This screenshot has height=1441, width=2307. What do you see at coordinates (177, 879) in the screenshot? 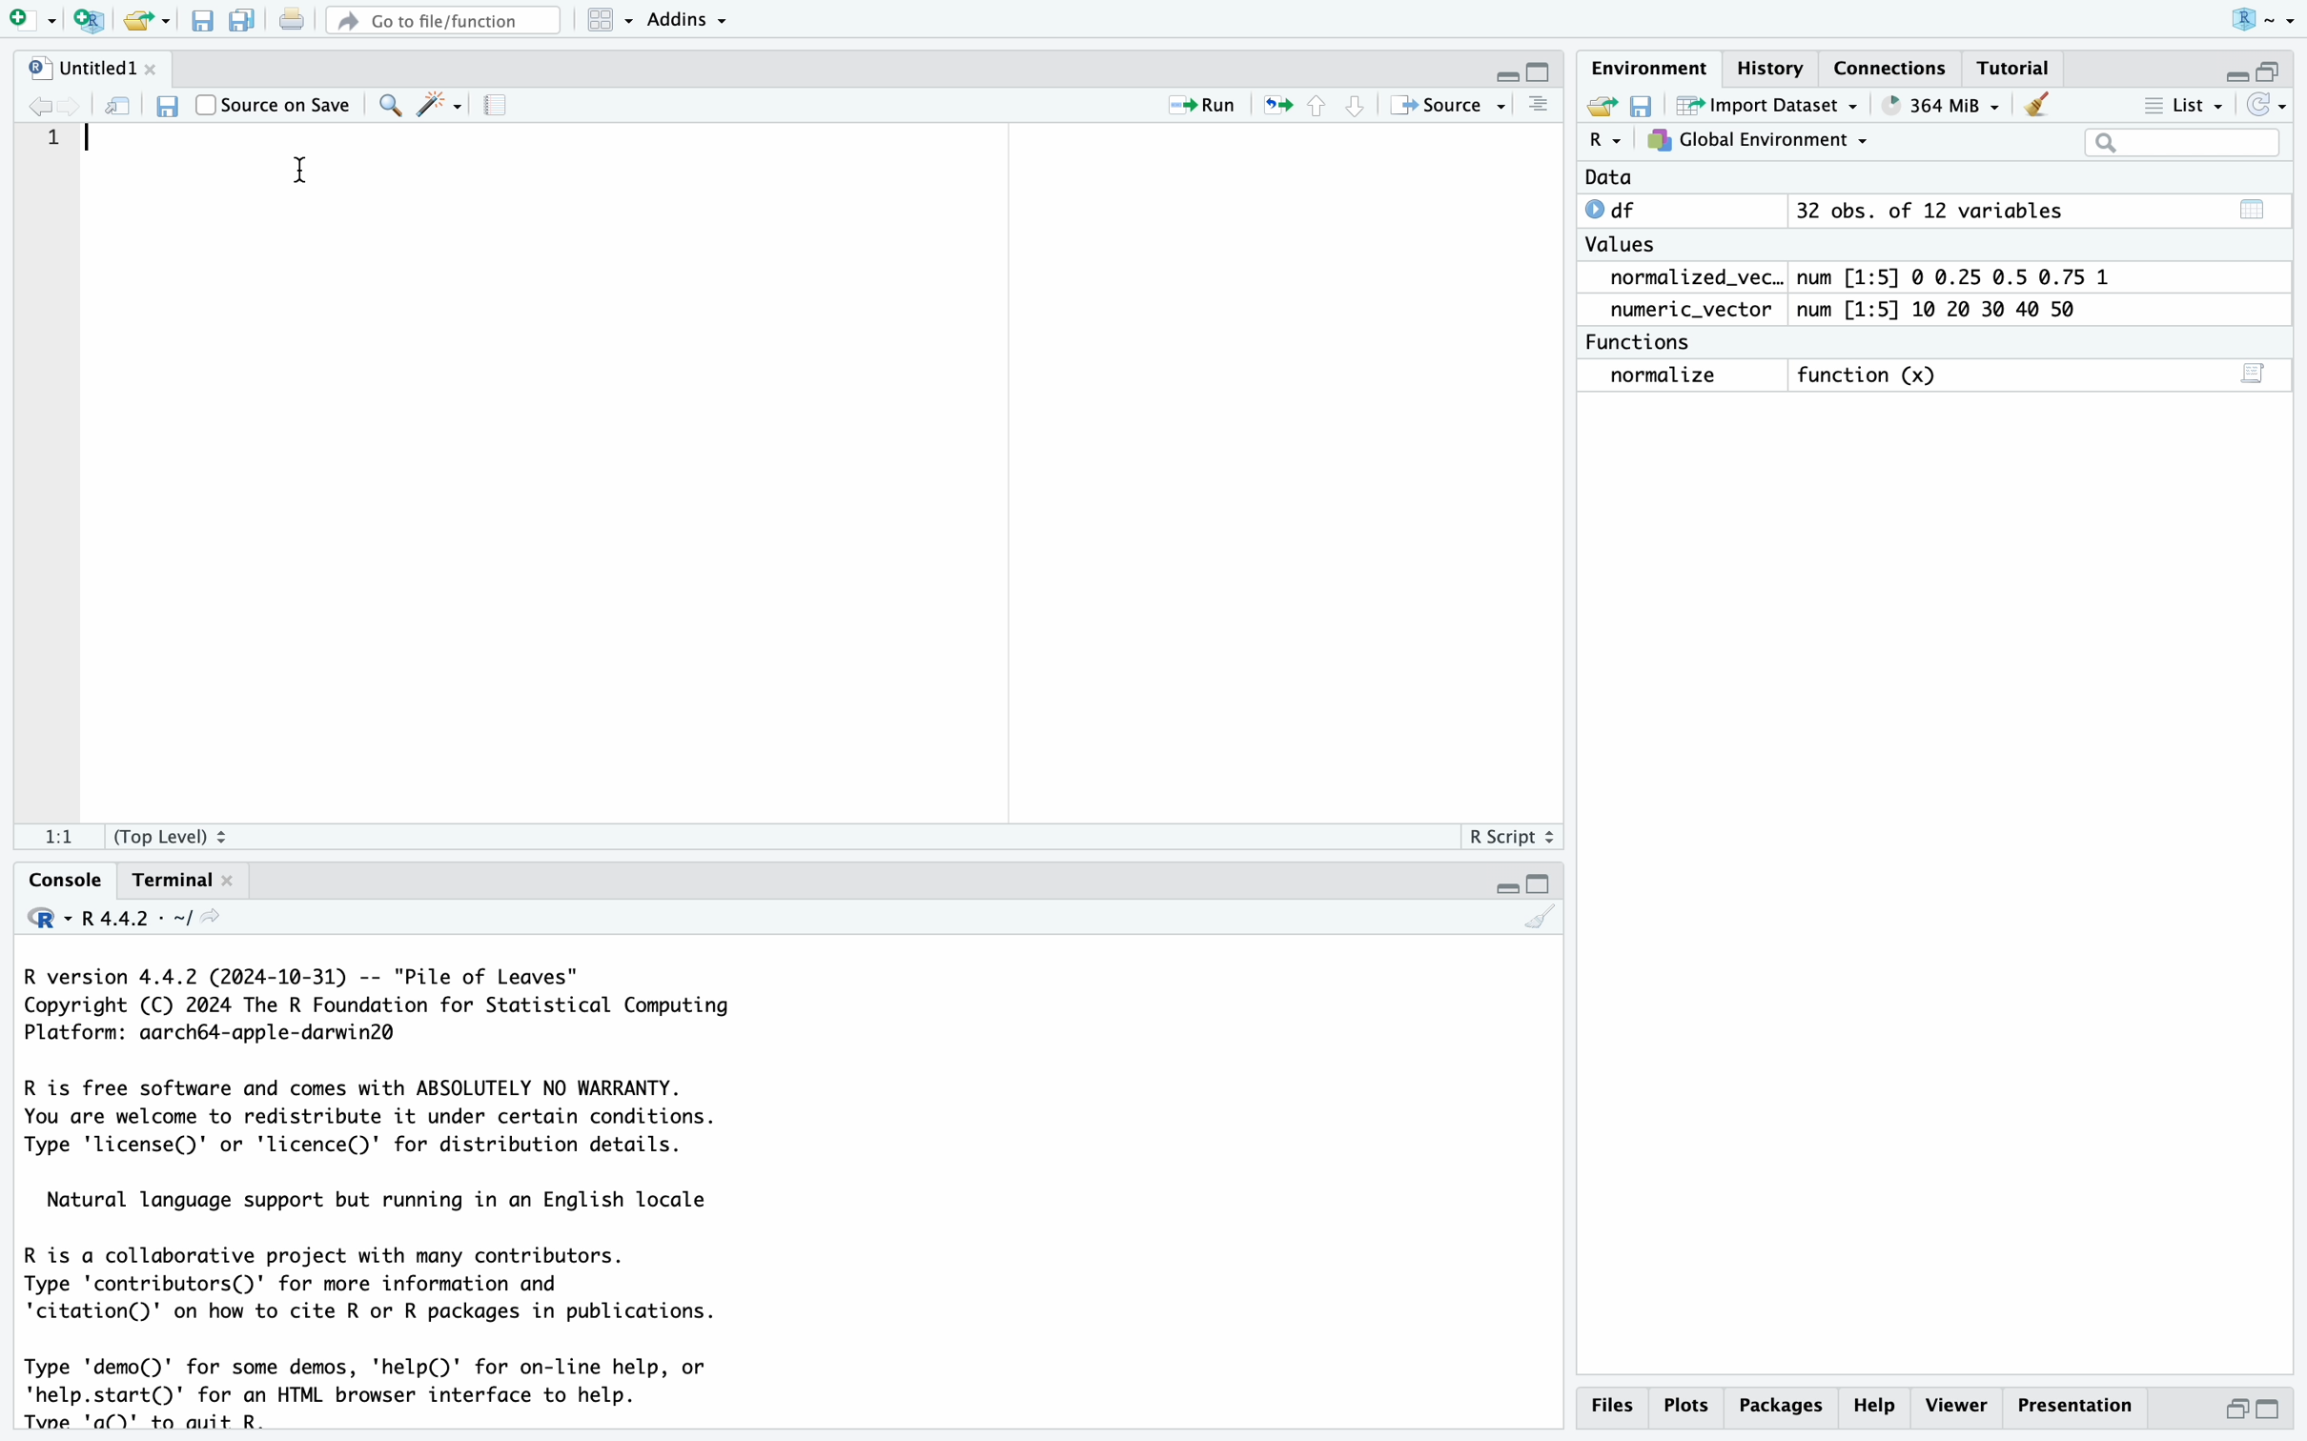
I see `Terminal` at bounding box center [177, 879].